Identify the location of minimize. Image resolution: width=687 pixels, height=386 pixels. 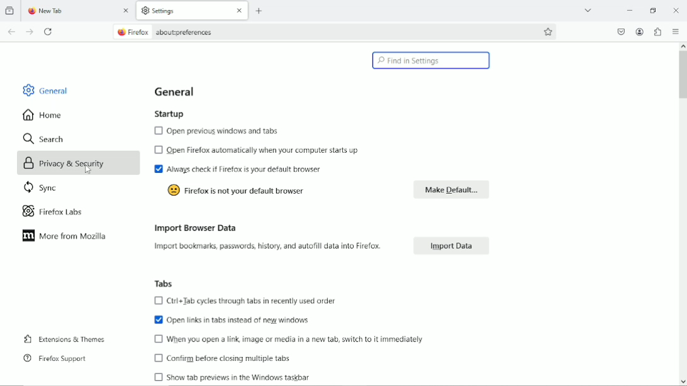
(630, 9).